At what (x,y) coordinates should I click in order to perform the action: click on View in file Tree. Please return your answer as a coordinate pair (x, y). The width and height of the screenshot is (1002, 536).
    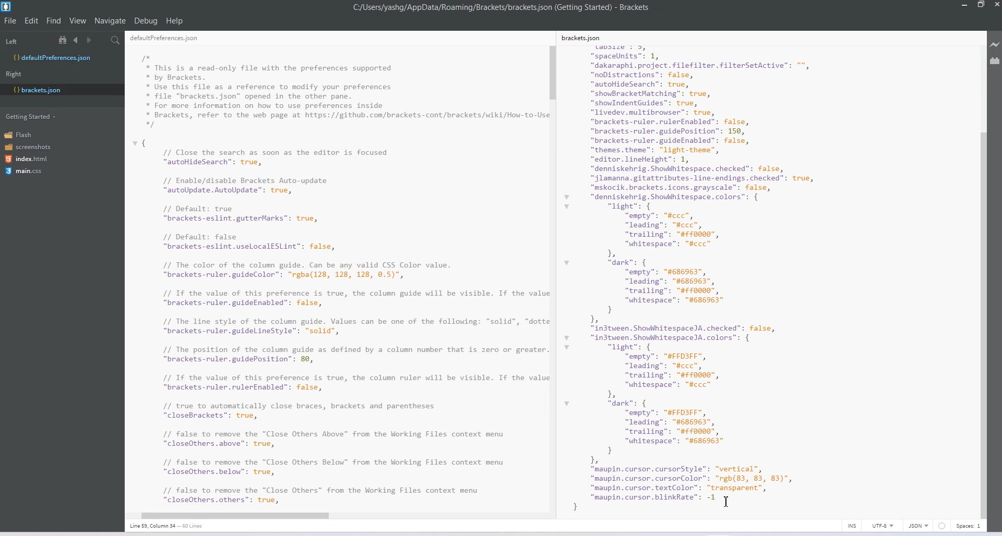
    Looking at the image, I should click on (64, 40).